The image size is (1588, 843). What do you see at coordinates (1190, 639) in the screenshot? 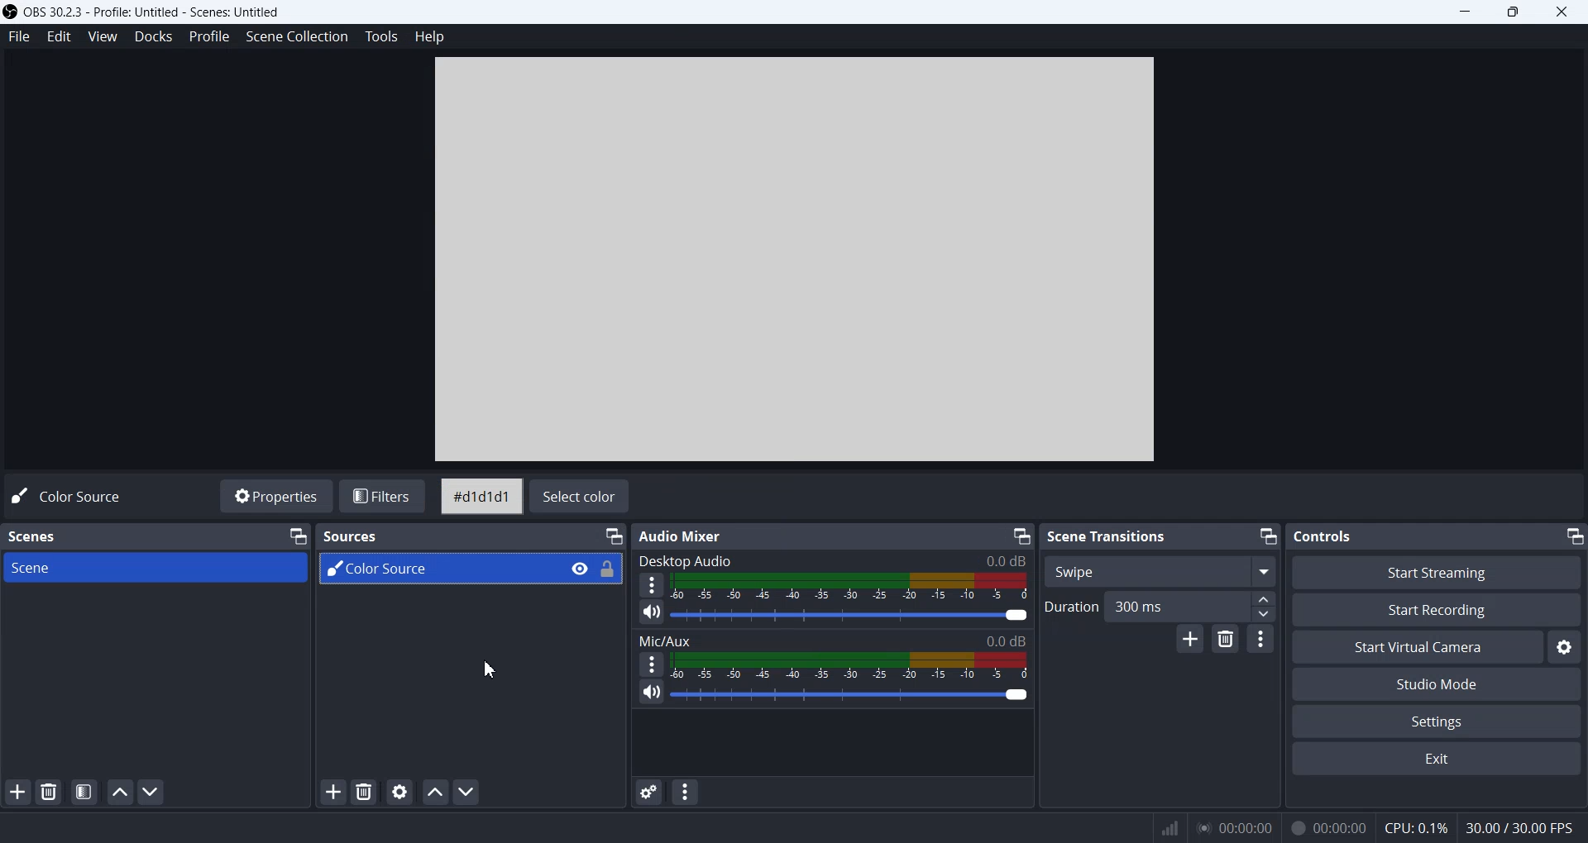
I see `Add configurable transition` at bounding box center [1190, 639].